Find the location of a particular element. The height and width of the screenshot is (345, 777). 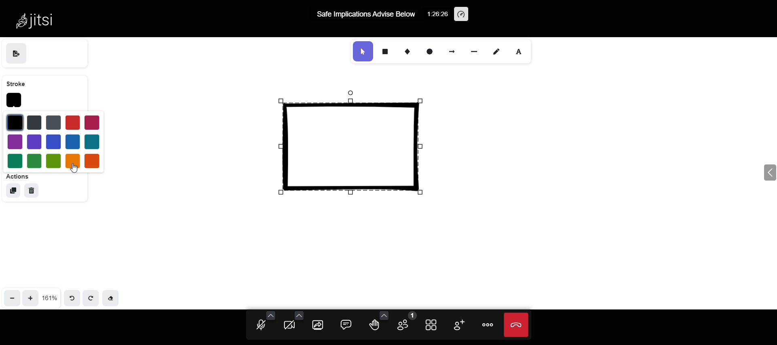

selection is located at coordinates (362, 50).